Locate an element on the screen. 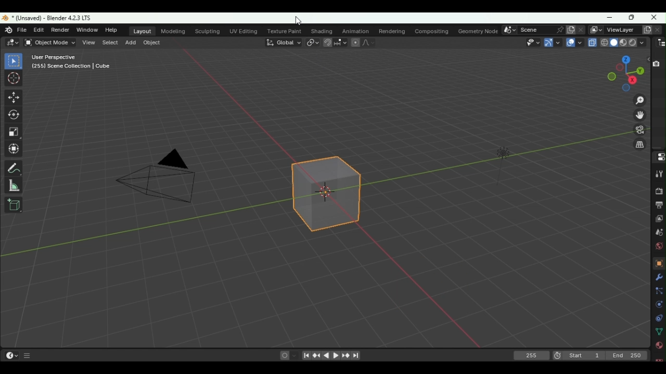 The width and height of the screenshot is (666, 374). Transform is located at coordinates (18, 150).